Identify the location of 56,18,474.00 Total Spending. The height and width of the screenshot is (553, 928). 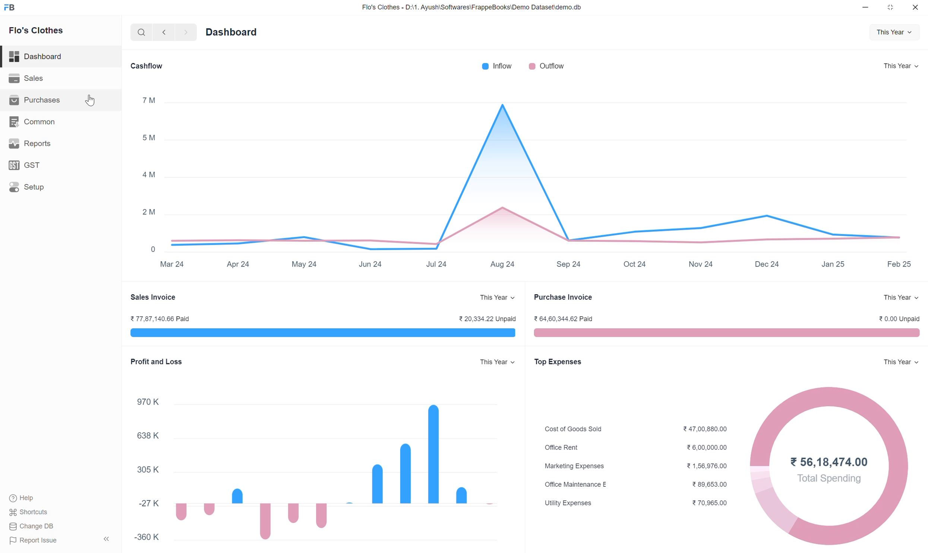
(828, 470).